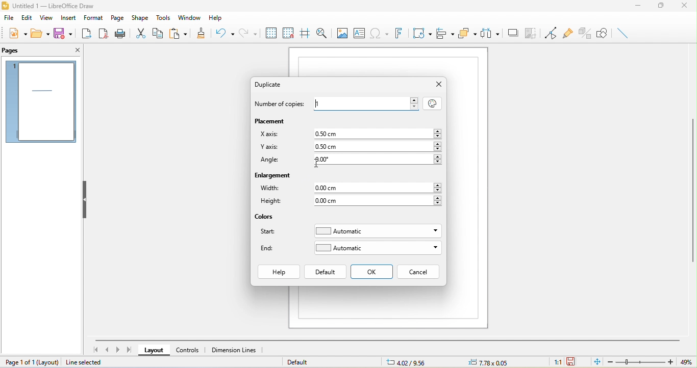 Image resolution: width=697 pixels, height=368 pixels. What do you see at coordinates (269, 134) in the screenshot?
I see `x axis` at bounding box center [269, 134].